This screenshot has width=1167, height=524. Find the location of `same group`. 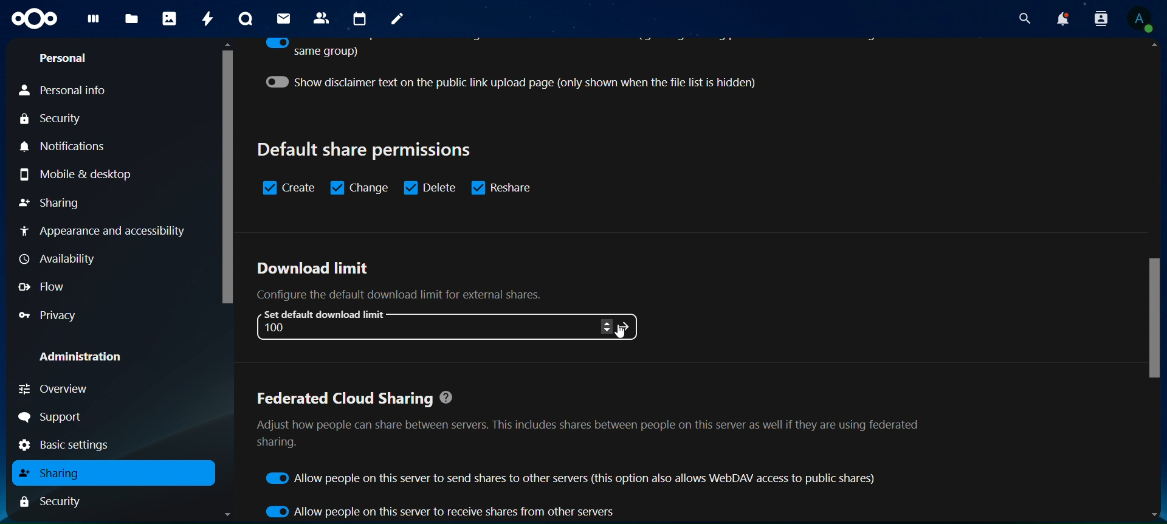

same group is located at coordinates (311, 49).